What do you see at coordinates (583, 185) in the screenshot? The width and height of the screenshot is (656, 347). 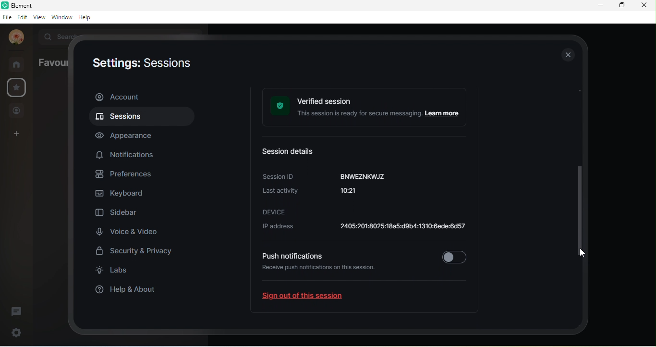 I see `vertical scroll bar` at bounding box center [583, 185].